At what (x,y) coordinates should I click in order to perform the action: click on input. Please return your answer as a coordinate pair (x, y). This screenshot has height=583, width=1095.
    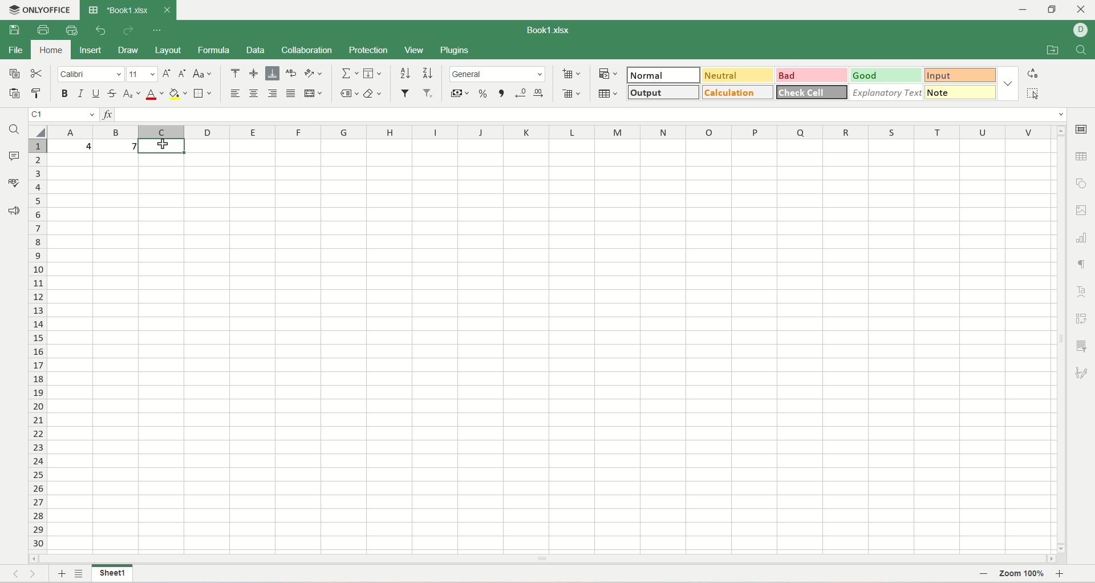
    Looking at the image, I should click on (962, 75).